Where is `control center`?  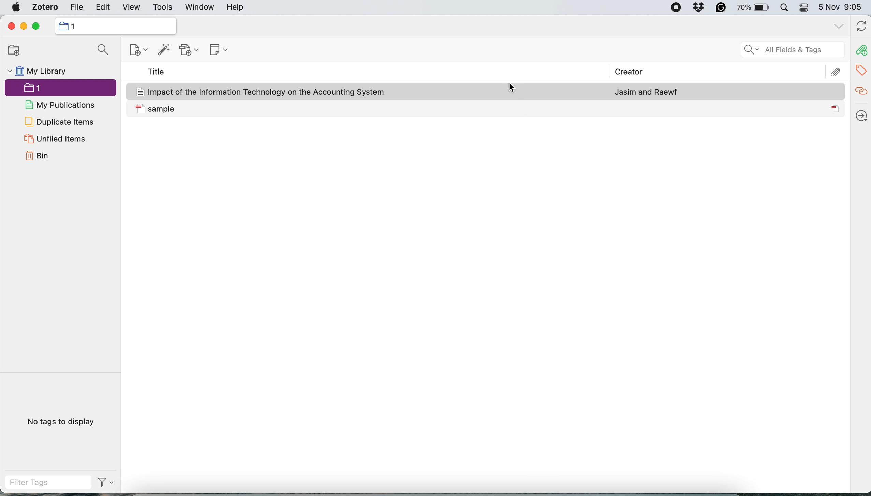 control center is located at coordinates (804, 9).